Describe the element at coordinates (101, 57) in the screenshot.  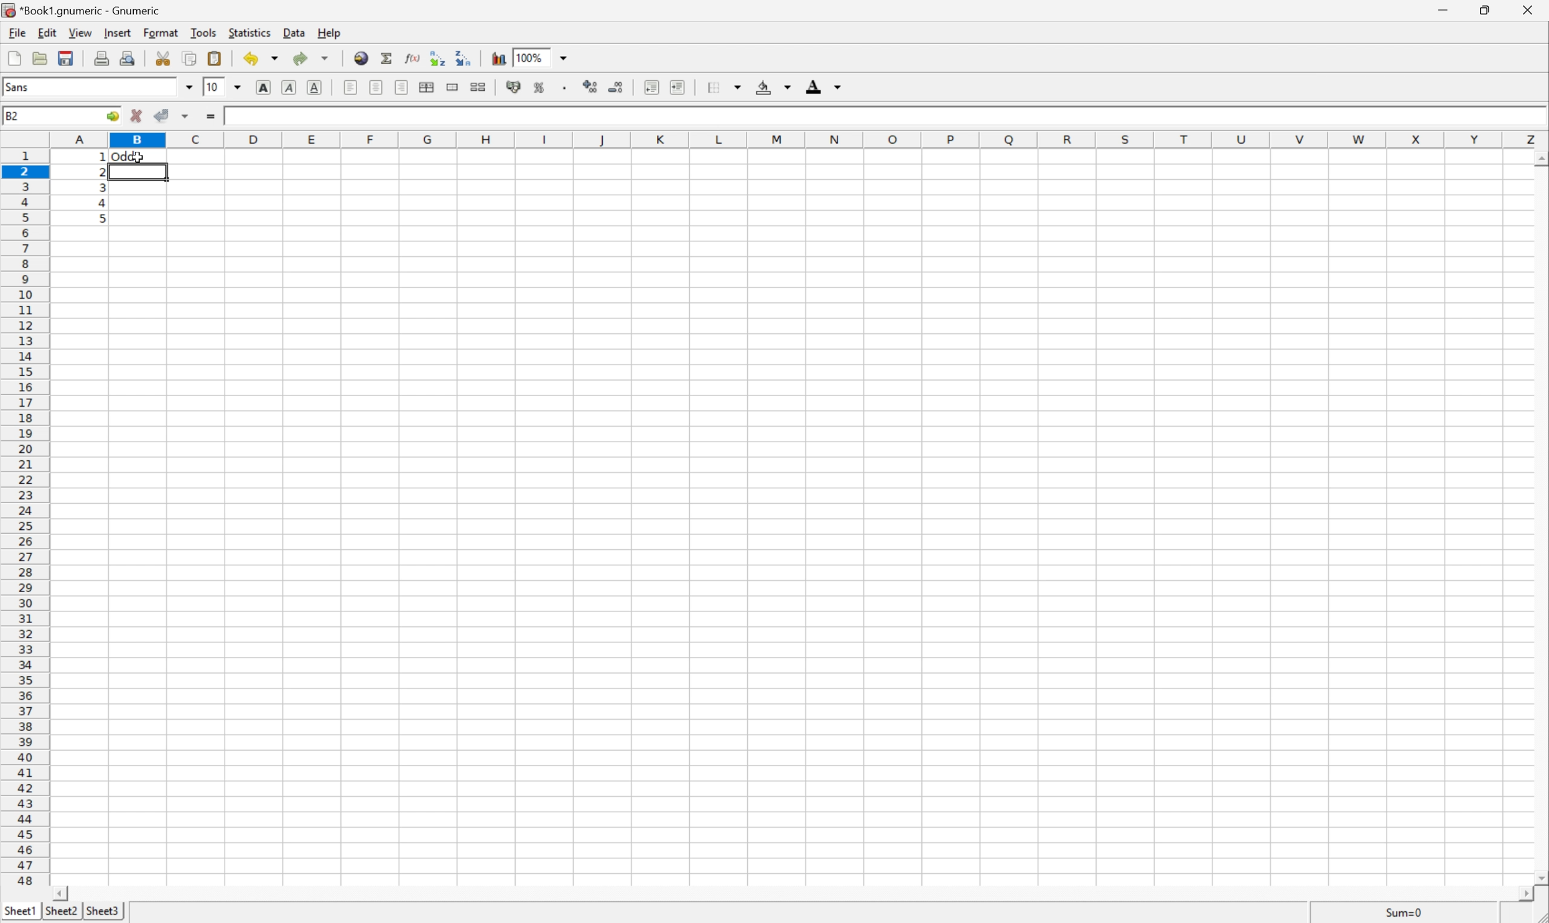
I see `Print current file` at that location.